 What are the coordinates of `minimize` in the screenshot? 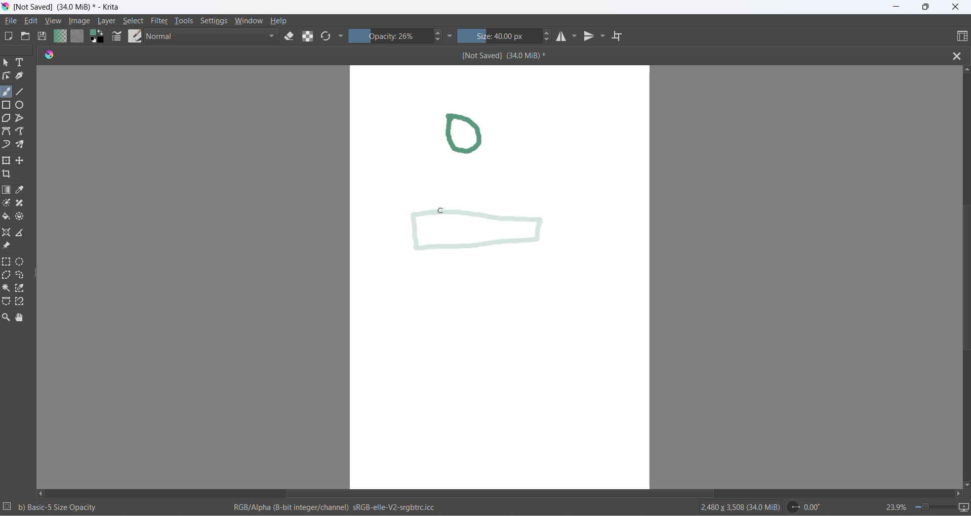 It's located at (897, 7).